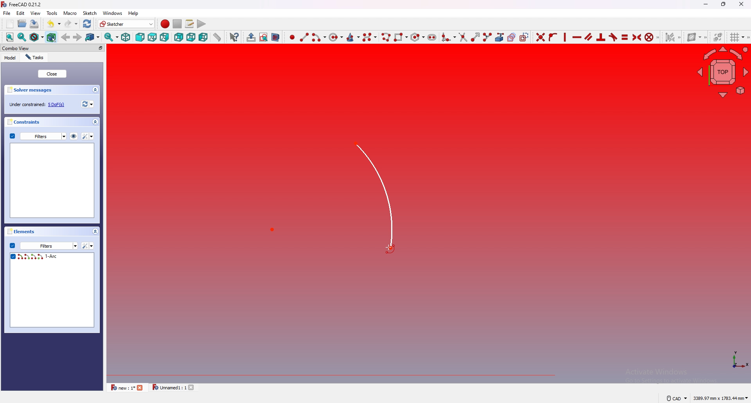 This screenshot has height=403, width=751. Describe the element at coordinates (36, 13) in the screenshot. I see `view` at that location.